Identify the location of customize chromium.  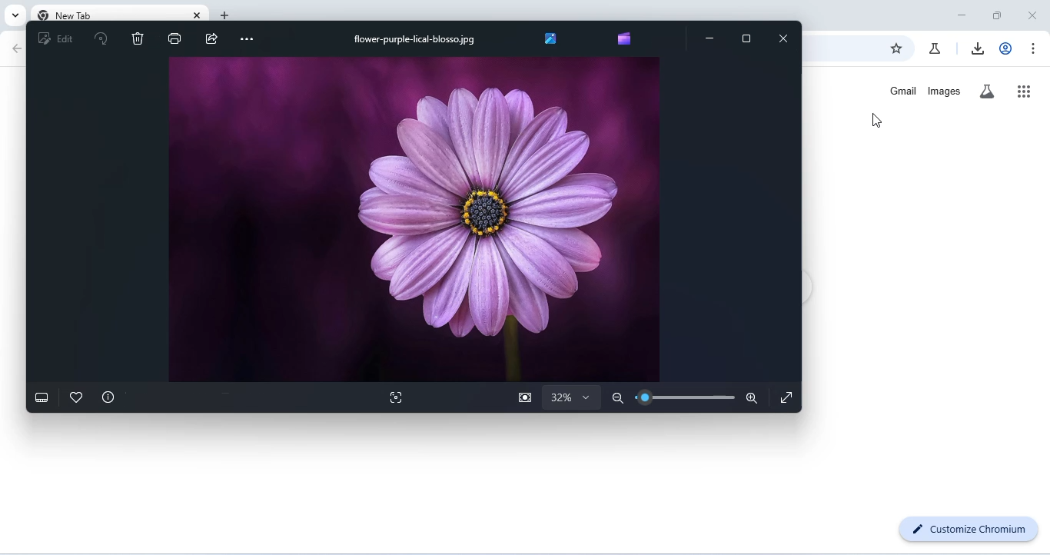
(969, 527).